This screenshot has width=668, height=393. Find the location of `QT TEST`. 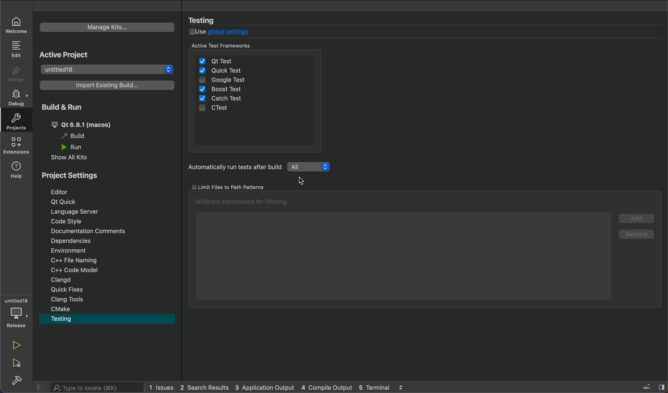

QT TEST is located at coordinates (218, 59).